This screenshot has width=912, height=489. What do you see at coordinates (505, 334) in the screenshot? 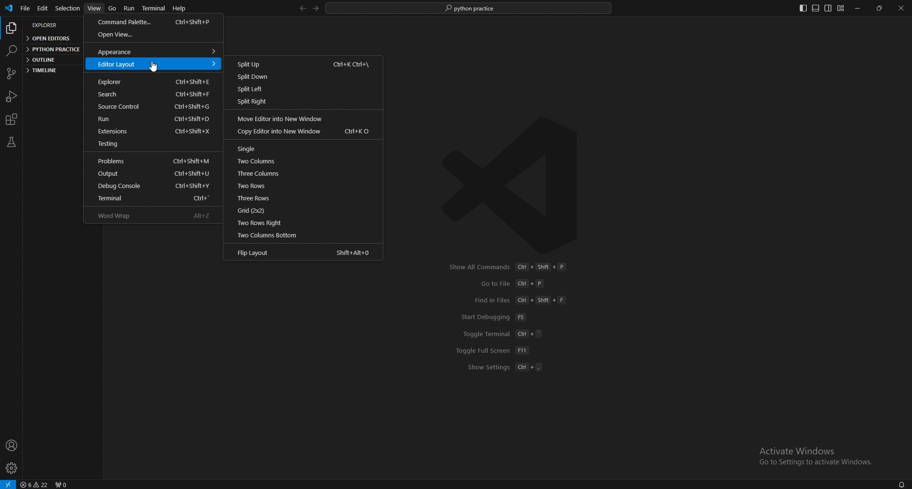
I see `toggle terminal ctrl+'` at bounding box center [505, 334].